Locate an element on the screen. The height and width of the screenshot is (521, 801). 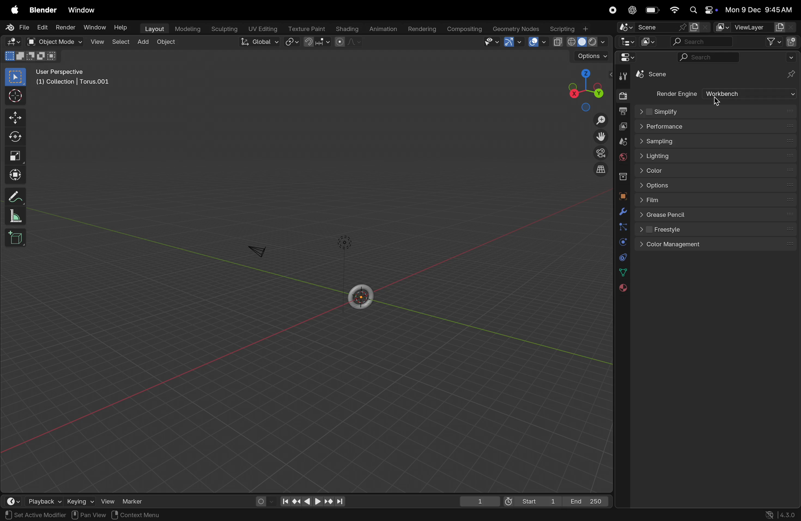
filter is located at coordinates (773, 42).